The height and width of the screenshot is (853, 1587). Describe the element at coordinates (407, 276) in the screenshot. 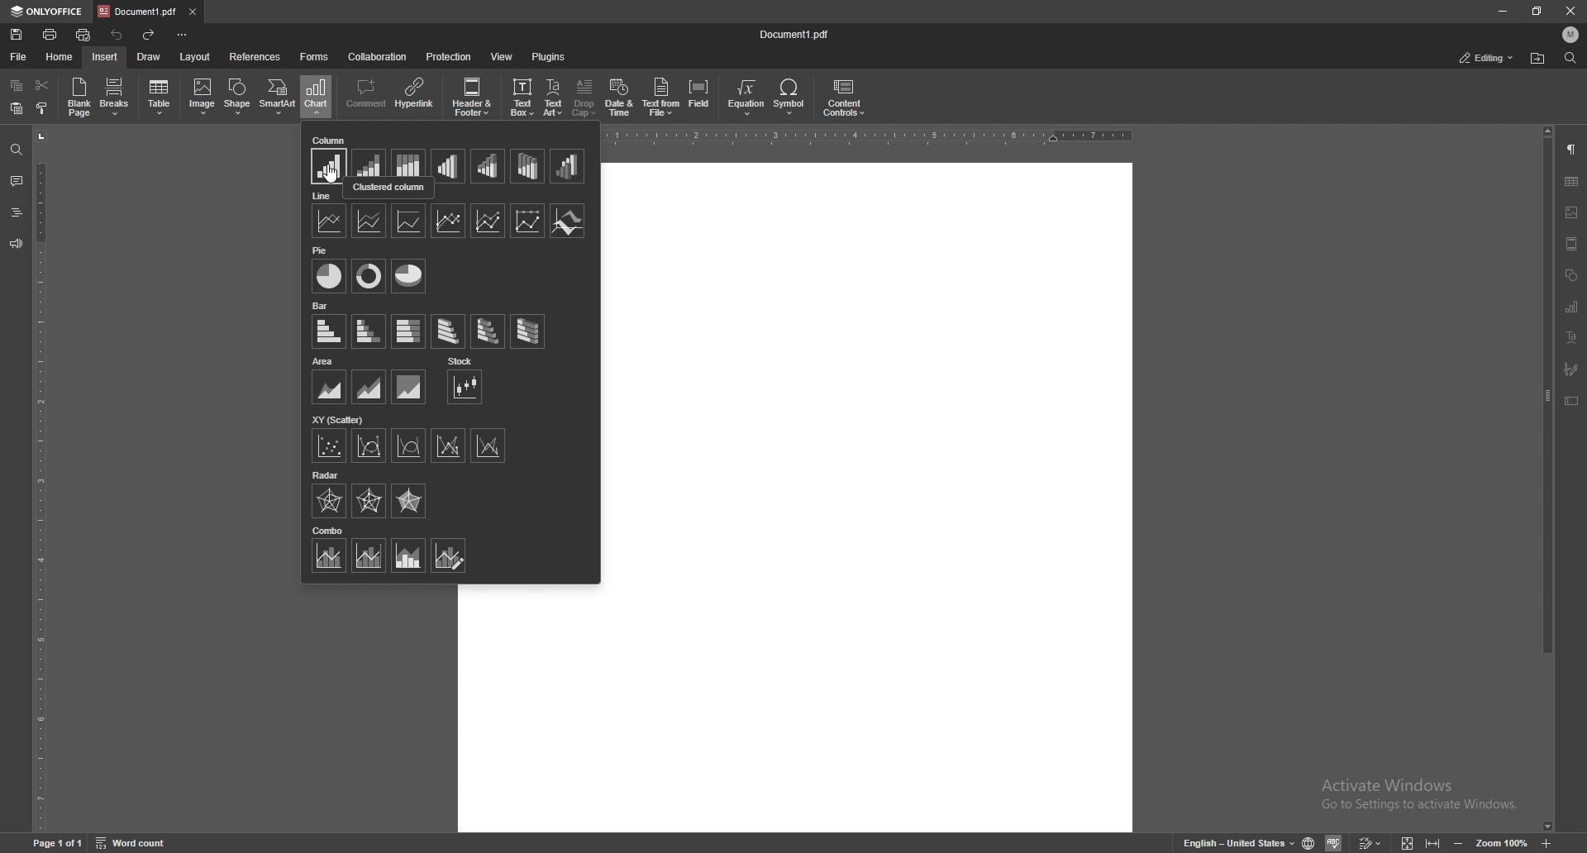

I see `3-D pie` at that location.